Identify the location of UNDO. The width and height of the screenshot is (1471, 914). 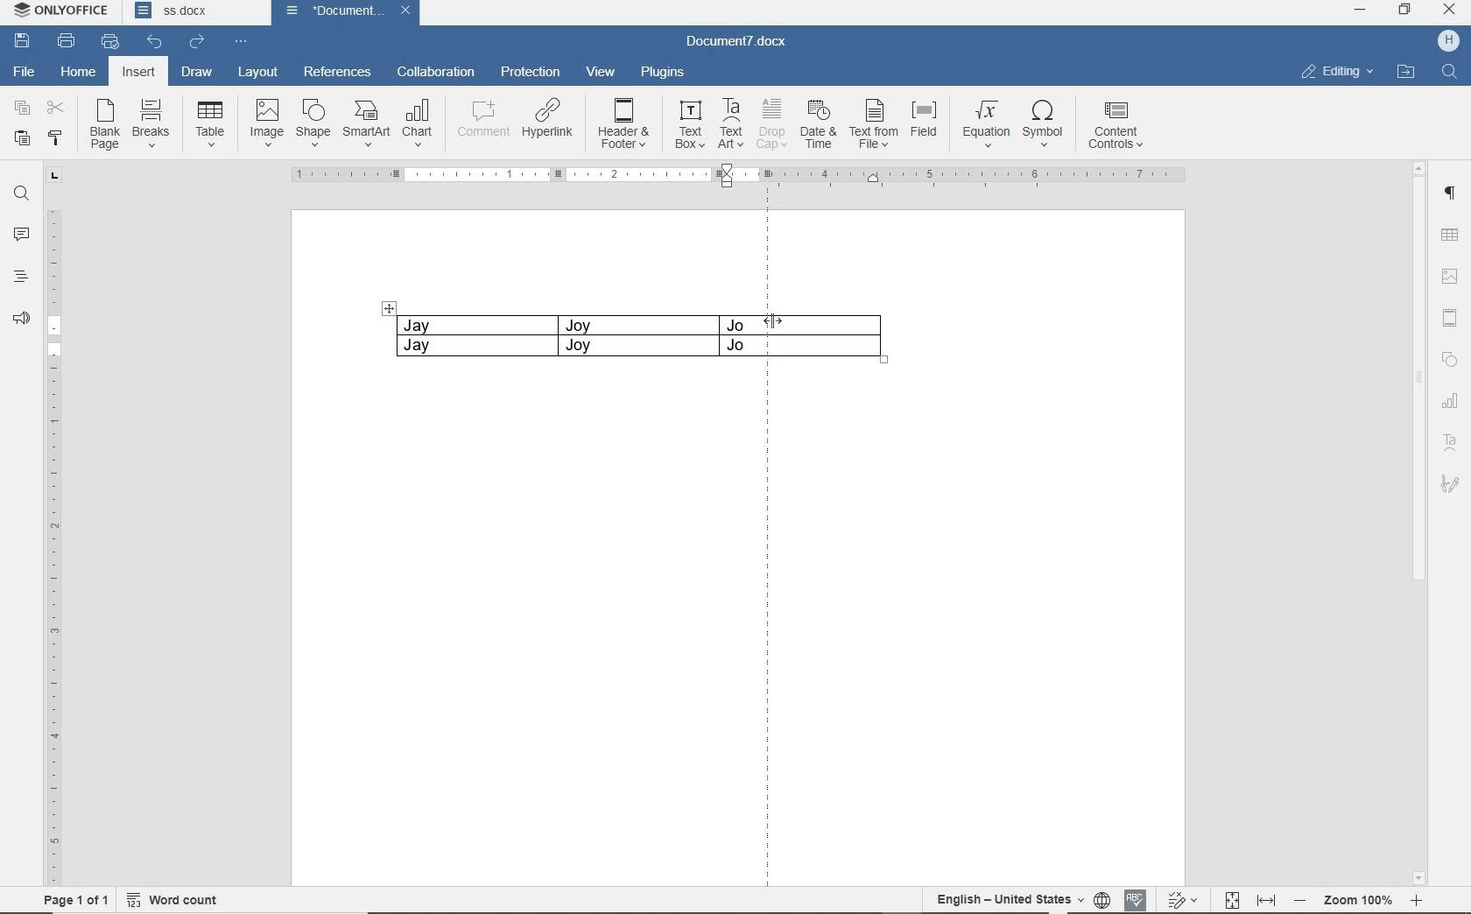
(150, 40).